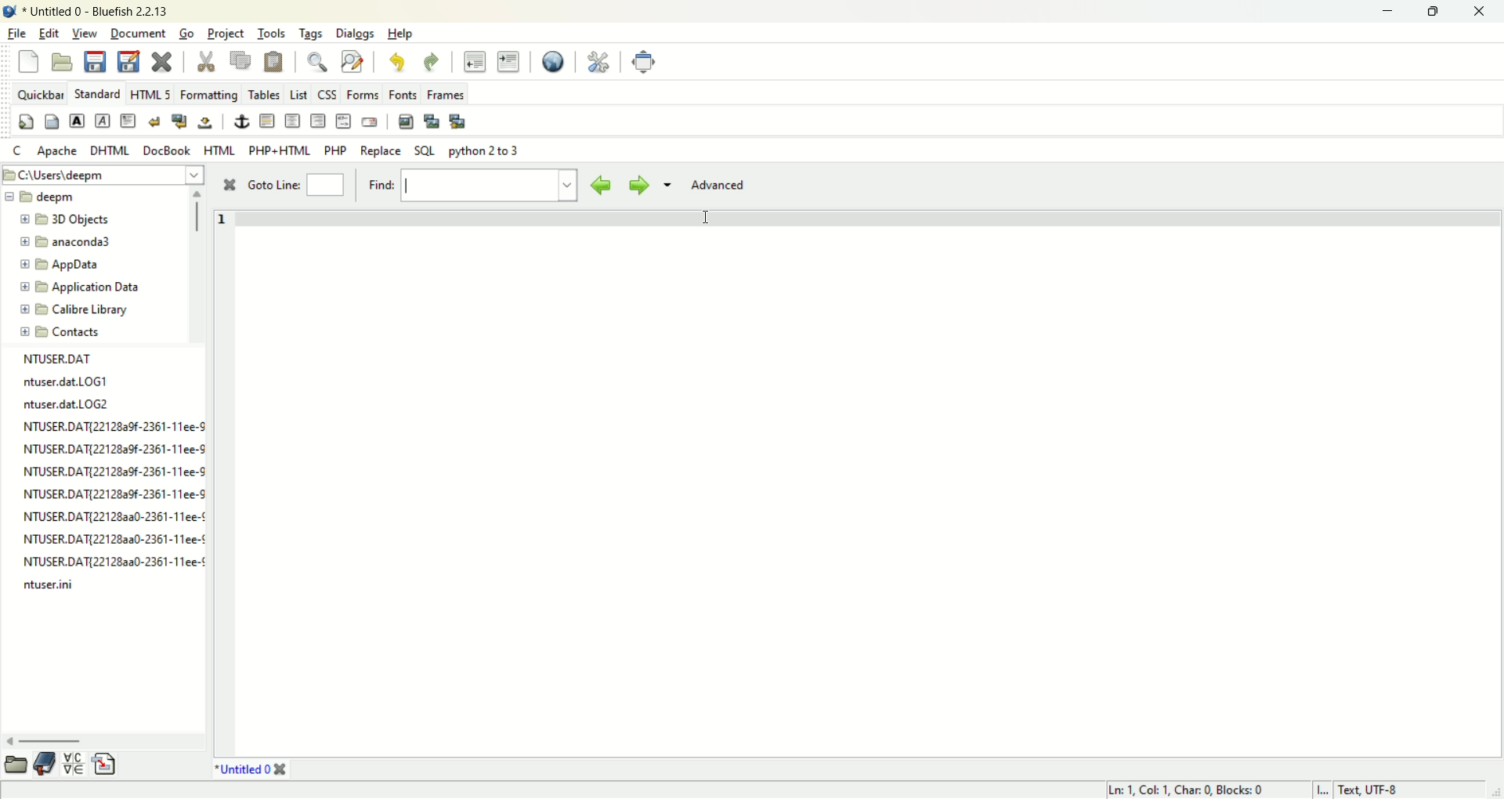 This screenshot has height=799, width=1504. What do you see at coordinates (327, 93) in the screenshot?
I see `CSS` at bounding box center [327, 93].